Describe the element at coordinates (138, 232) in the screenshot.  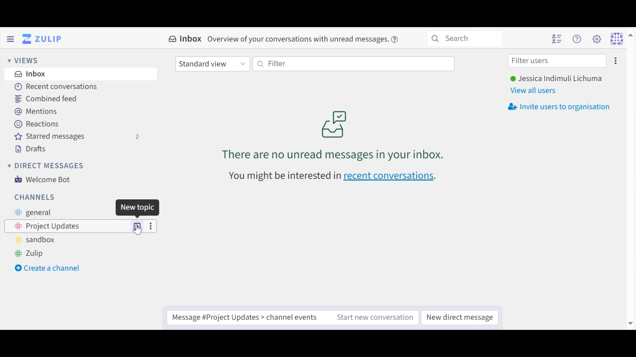
I see `Cursor` at that location.